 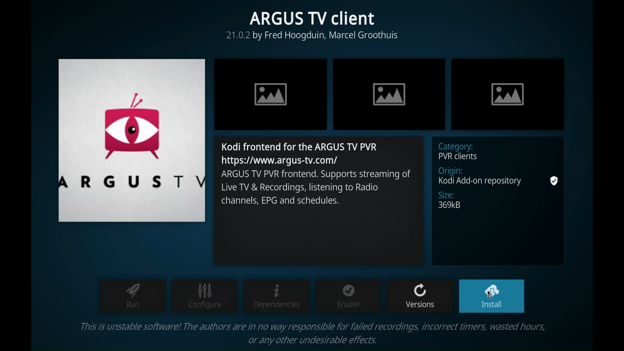 I want to click on Size : 369kB, so click(x=451, y=201).